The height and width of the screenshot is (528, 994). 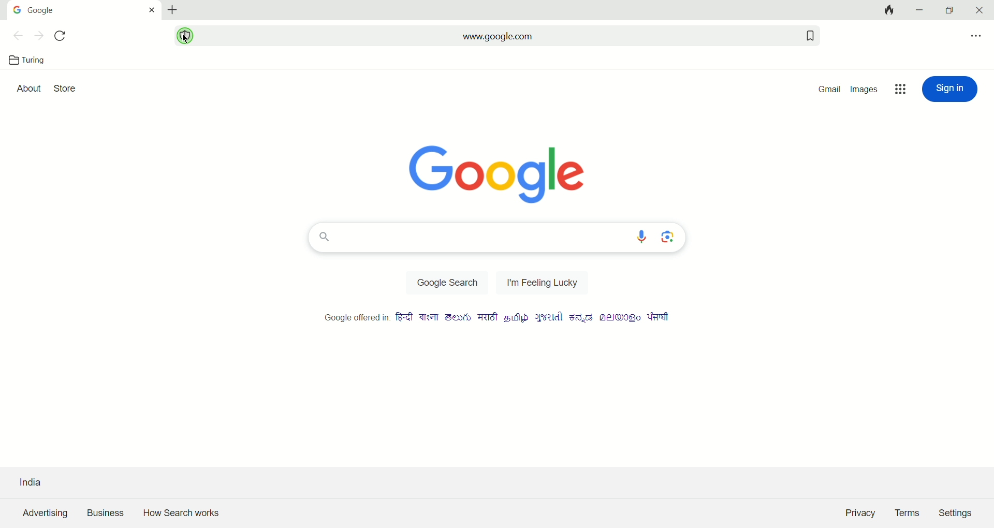 What do you see at coordinates (659, 316) in the screenshot?
I see `language` at bounding box center [659, 316].